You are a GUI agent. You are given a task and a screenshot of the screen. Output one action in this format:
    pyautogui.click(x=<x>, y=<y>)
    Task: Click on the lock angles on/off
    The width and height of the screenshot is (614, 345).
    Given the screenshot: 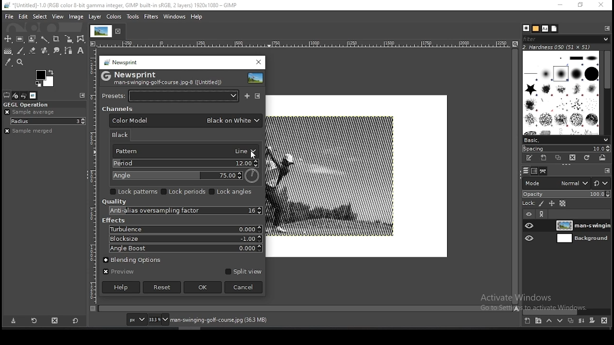 What is the action you would take?
    pyautogui.click(x=233, y=192)
    